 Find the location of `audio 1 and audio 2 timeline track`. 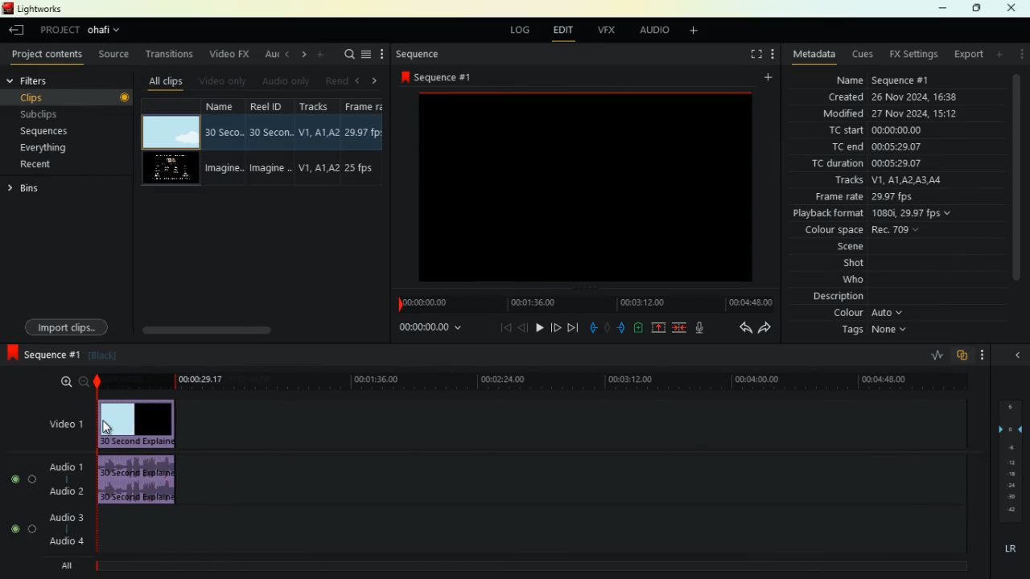

audio 1 and audio 2 timeline track is located at coordinates (575, 479).